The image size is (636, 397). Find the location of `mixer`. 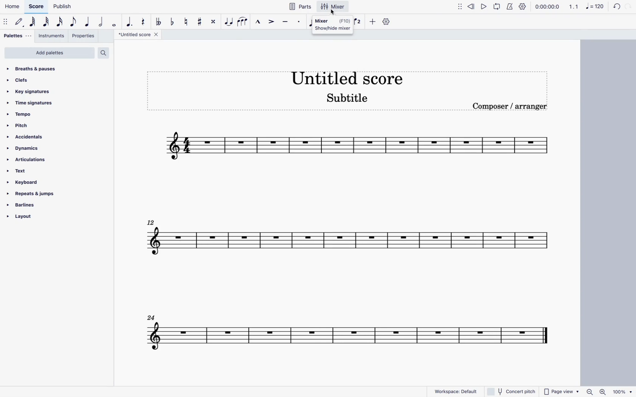

mixer is located at coordinates (332, 23).